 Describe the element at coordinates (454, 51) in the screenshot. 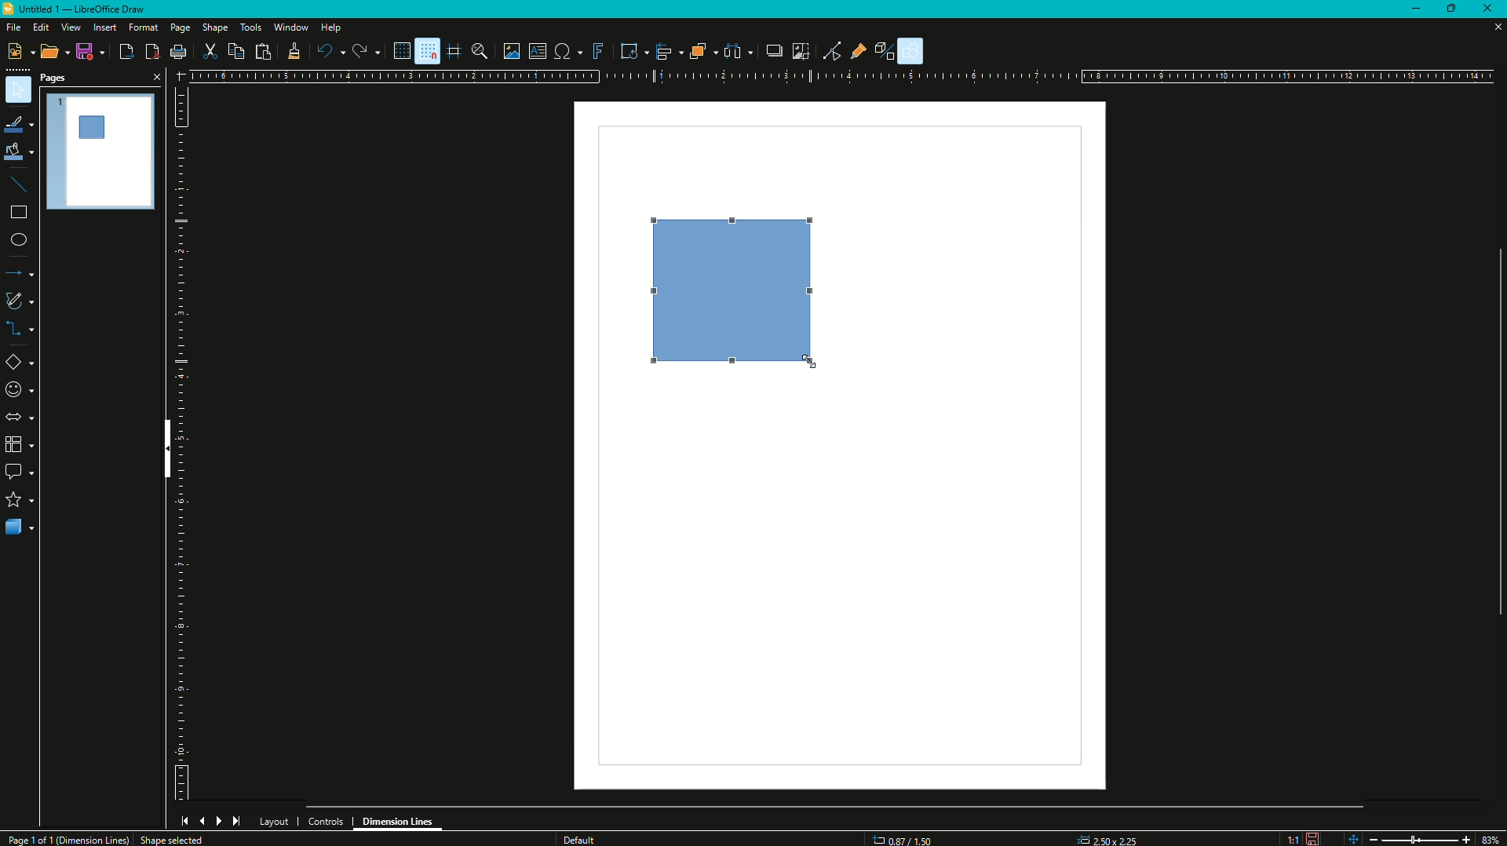

I see `Helplines` at that location.